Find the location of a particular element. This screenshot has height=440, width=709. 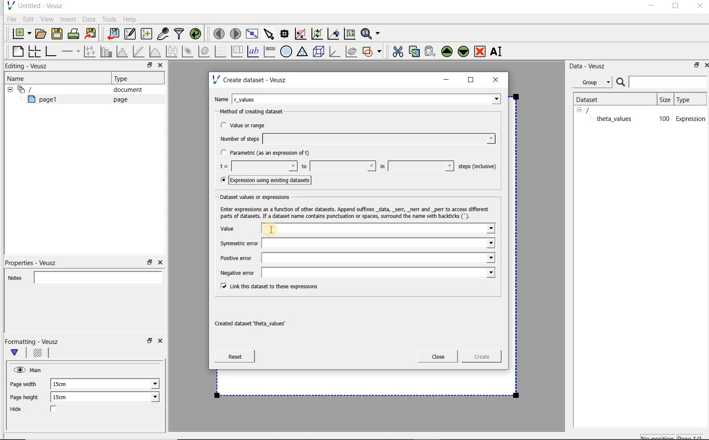

document is located at coordinates (124, 90).